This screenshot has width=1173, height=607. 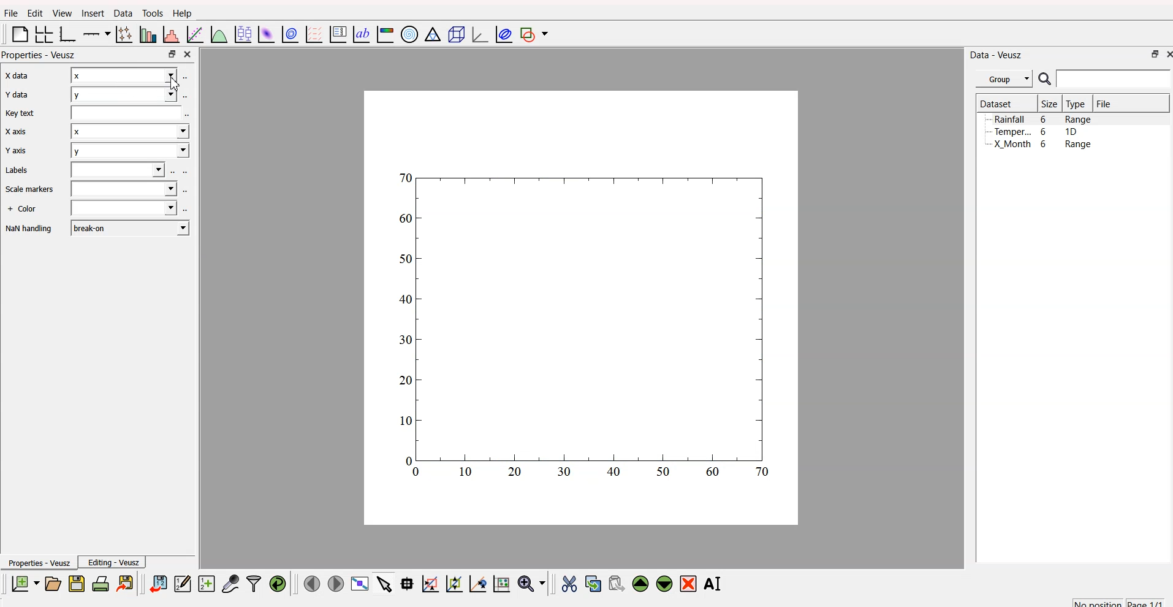 I want to click on blank page, so click(x=17, y=36).